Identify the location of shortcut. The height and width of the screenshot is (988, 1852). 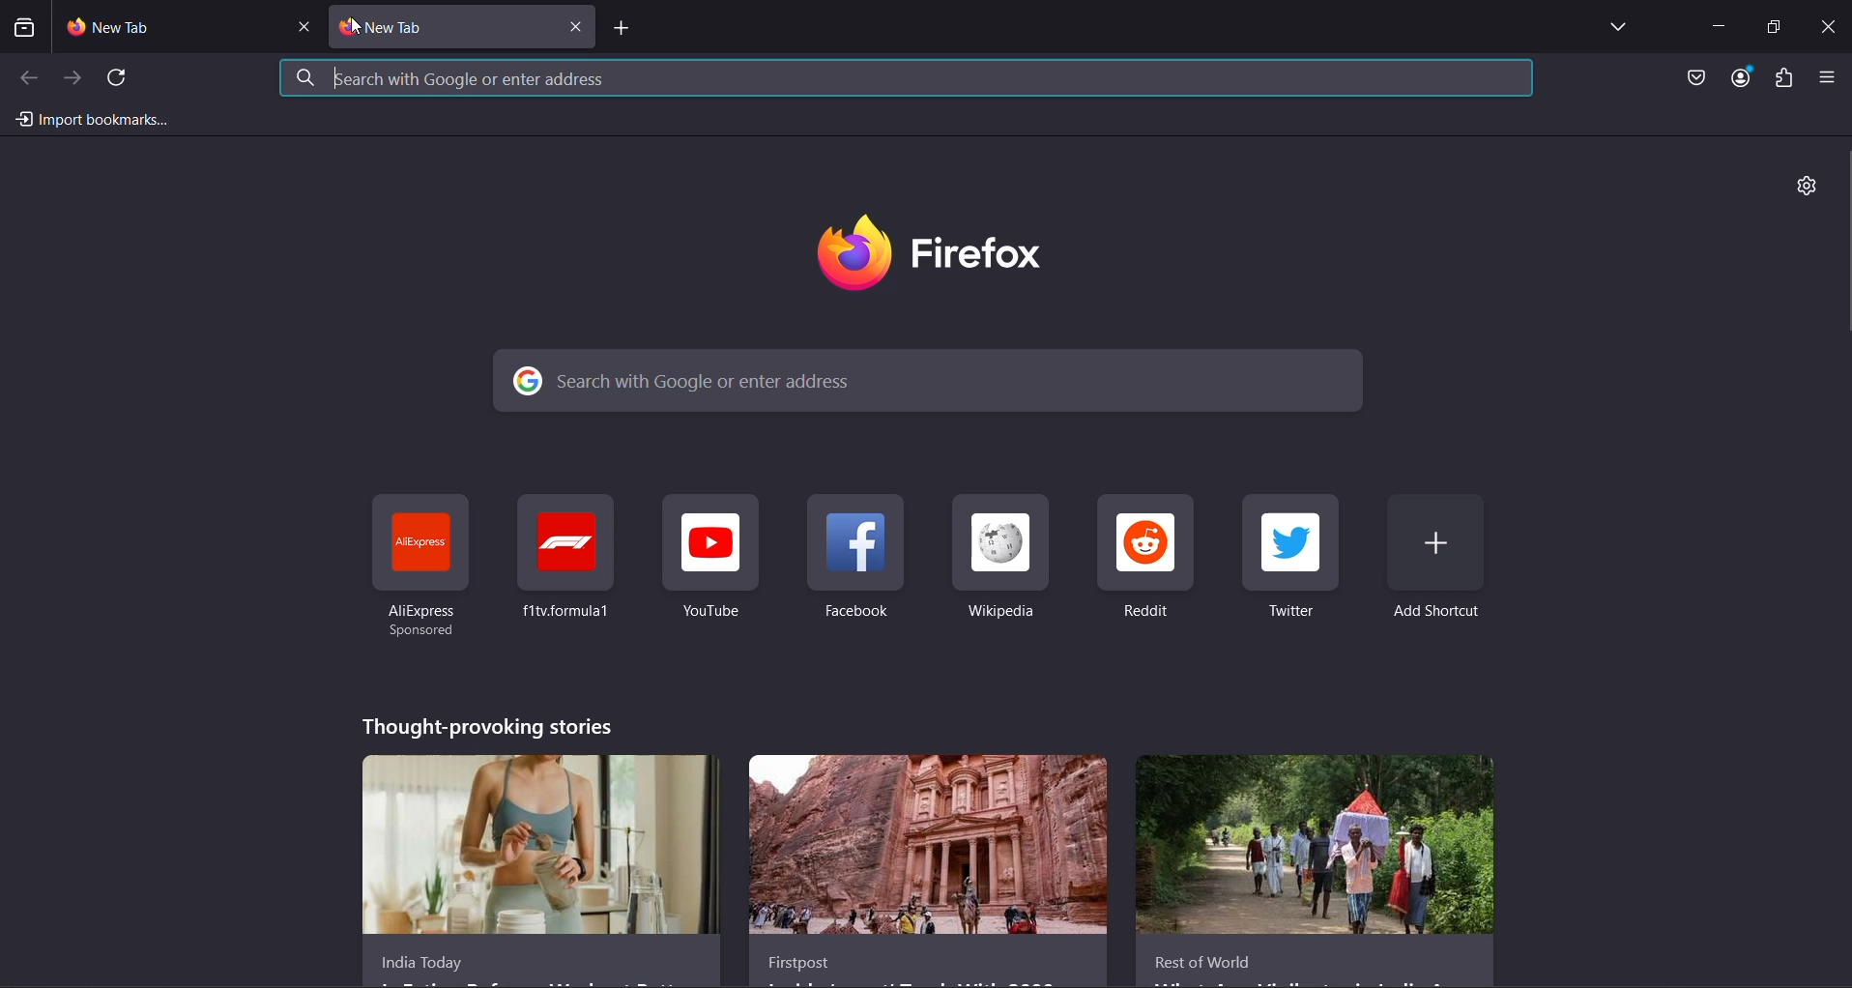
(1293, 559).